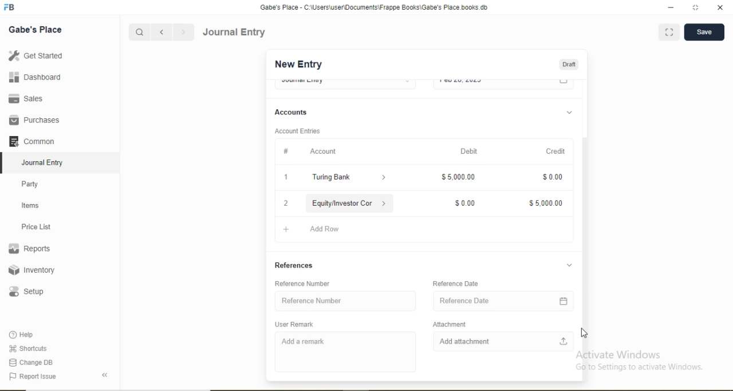  Describe the element at coordinates (30, 205) in the screenshot. I see `Items` at that location.